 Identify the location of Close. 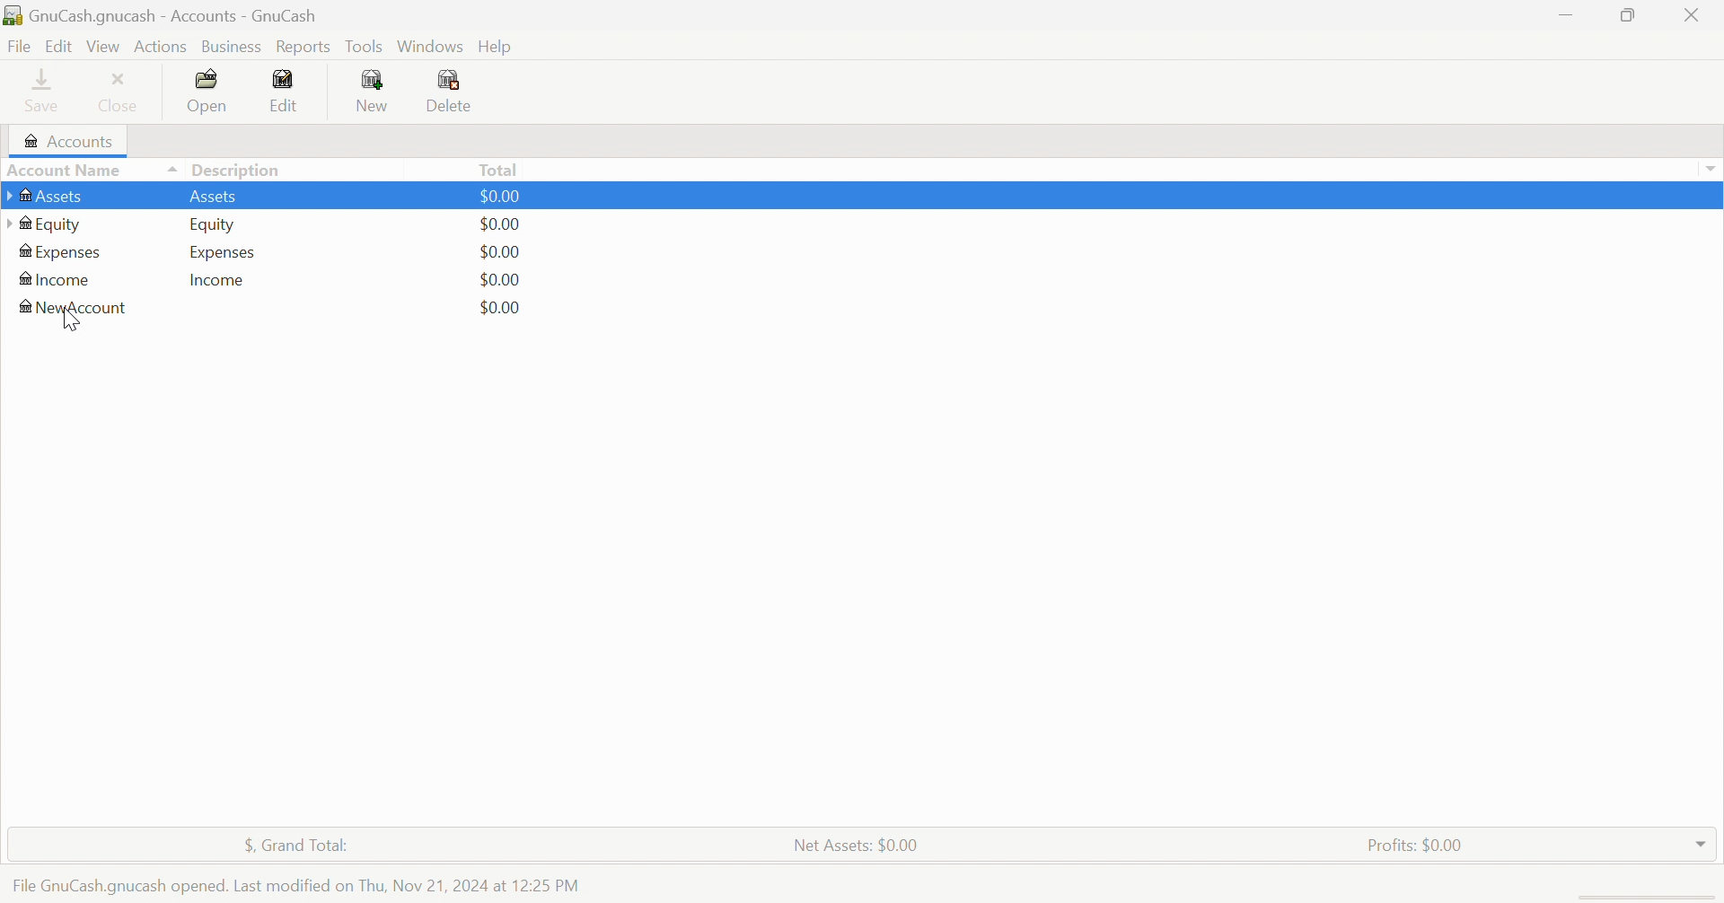
(119, 94).